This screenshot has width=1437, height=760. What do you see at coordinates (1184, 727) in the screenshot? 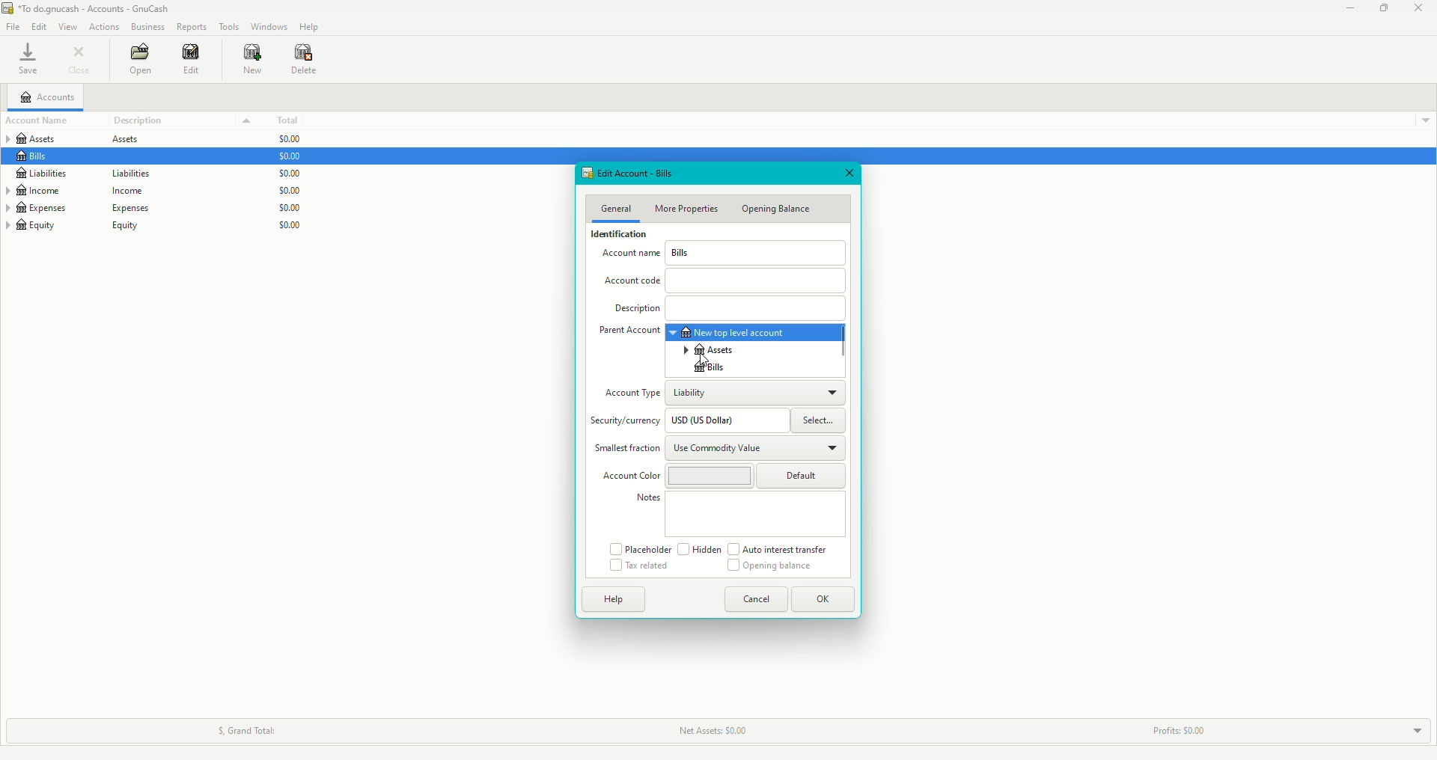
I see `Profits` at bounding box center [1184, 727].